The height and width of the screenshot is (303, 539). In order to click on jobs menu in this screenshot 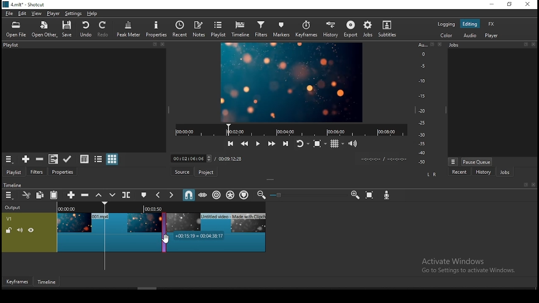, I will do `click(453, 162)`.